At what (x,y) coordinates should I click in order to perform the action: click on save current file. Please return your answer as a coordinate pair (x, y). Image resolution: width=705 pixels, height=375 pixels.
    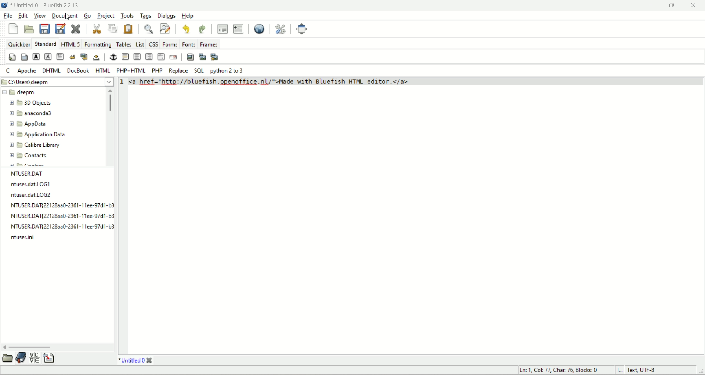
    Looking at the image, I should click on (44, 29).